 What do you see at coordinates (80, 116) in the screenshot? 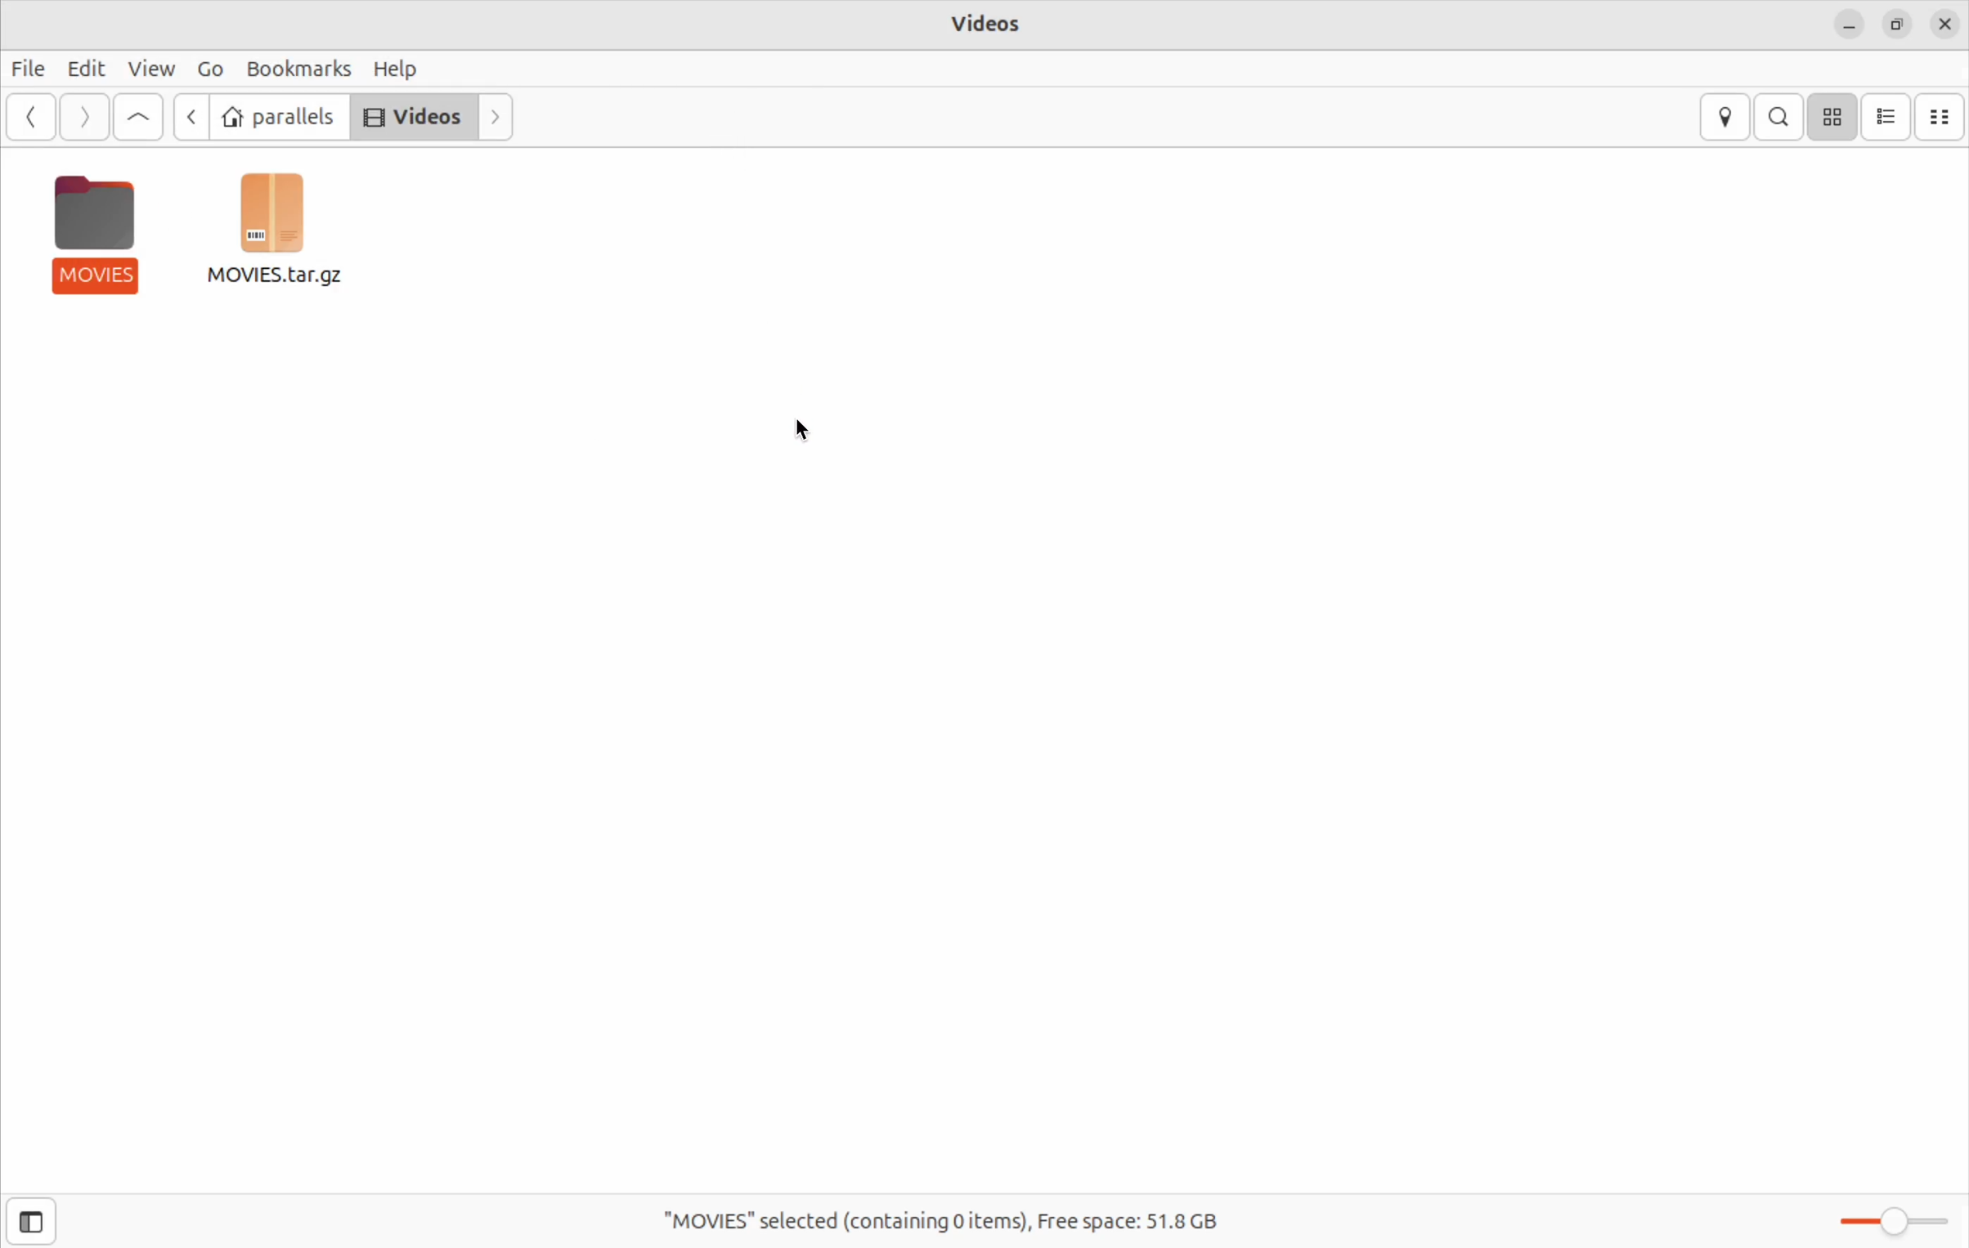
I see `next` at bounding box center [80, 116].